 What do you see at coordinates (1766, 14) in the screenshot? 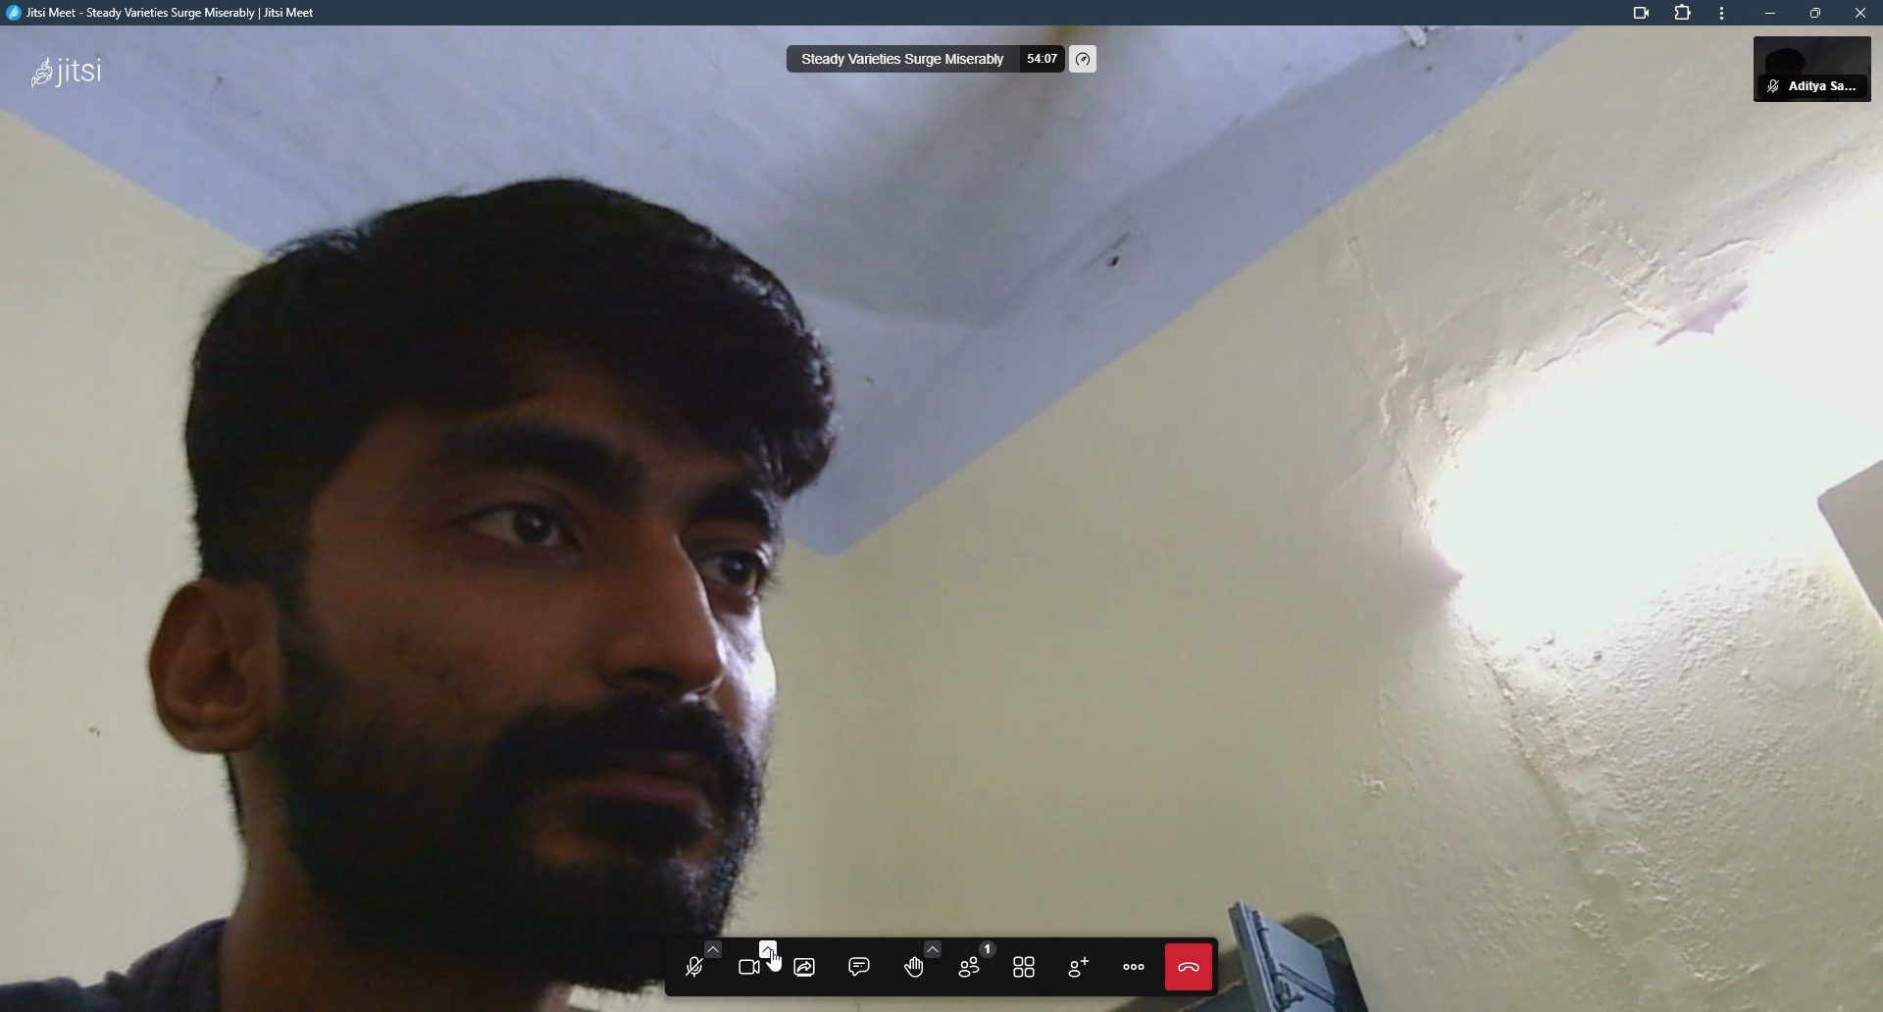
I see `minimize` at bounding box center [1766, 14].